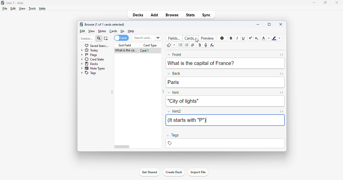  Describe the element at coordinates (146, 38) in the screenshot. I see `search bar` at that location.